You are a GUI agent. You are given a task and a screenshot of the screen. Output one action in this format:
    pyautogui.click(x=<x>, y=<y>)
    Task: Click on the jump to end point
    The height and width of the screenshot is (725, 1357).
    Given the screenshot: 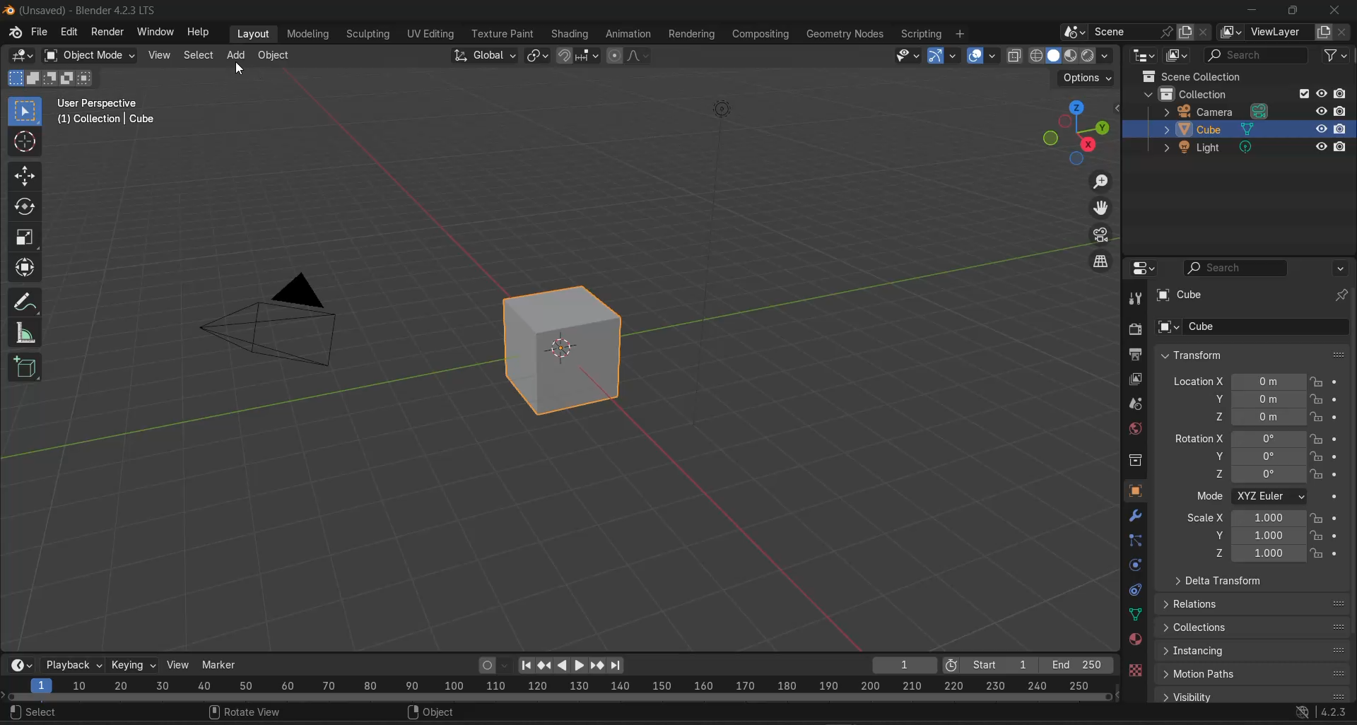 What is the action you would take?
    pyautogui.click(x=618, y=664)
    